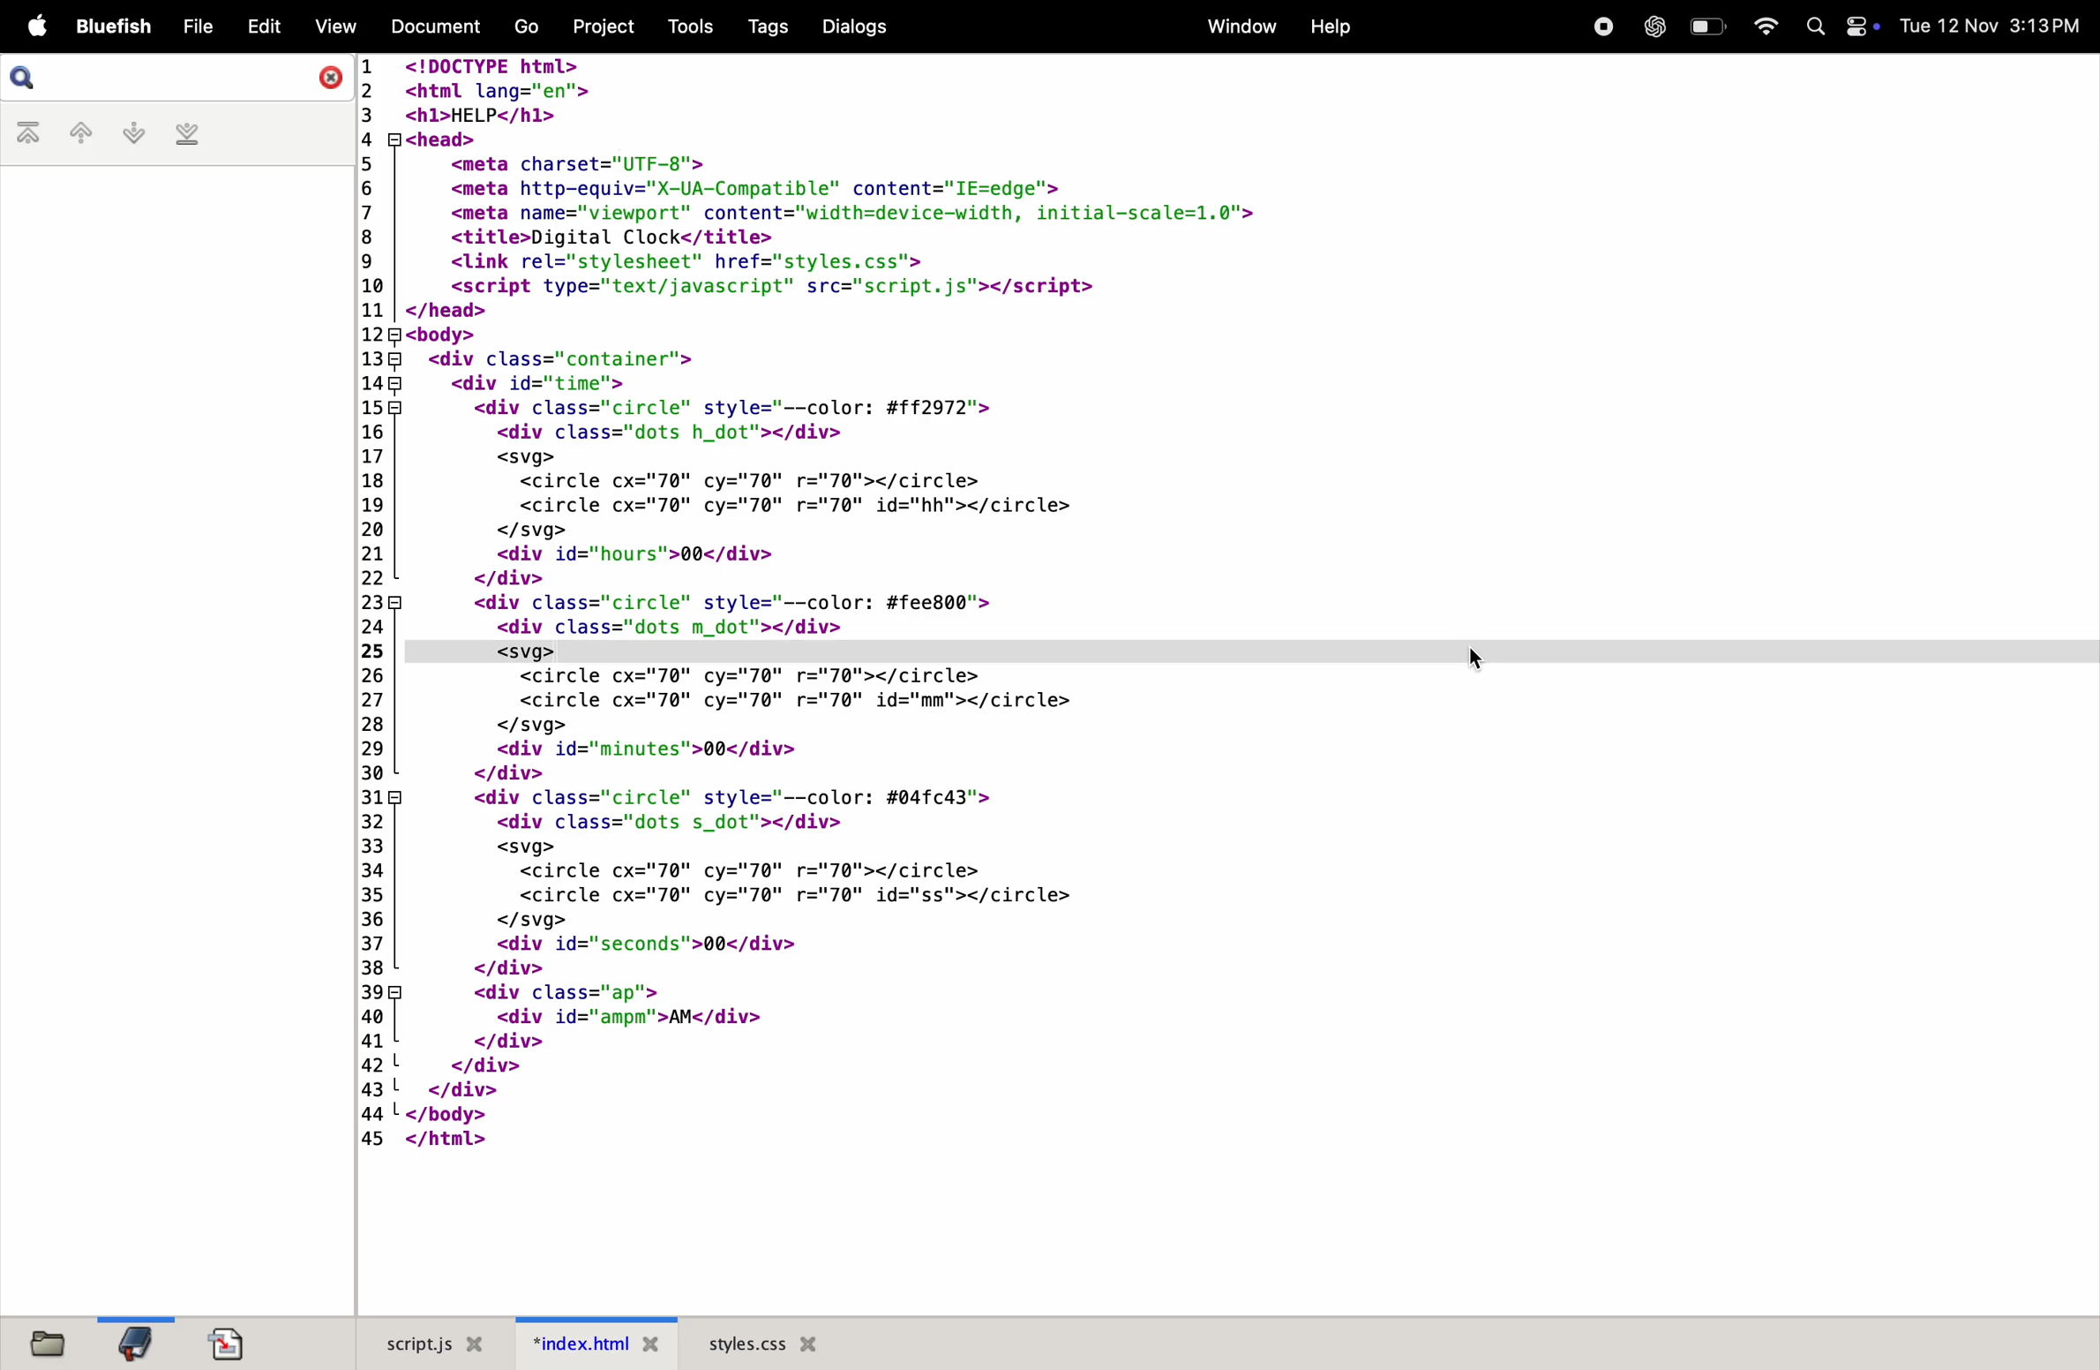 The width and height of the screenshot is (2100, 1370). I want to click on battery, so click(1706, 26).